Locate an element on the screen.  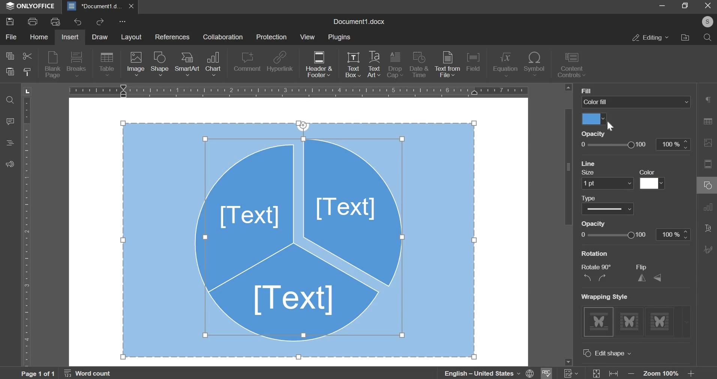
protection is located at coordinates (271, 37).